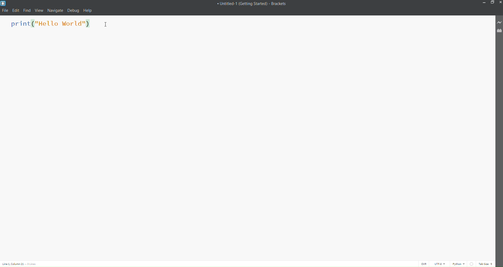  What do you see at coordinates (498, 22) in the screenshot?
I see `live preview` at bounding box center [498, 22].